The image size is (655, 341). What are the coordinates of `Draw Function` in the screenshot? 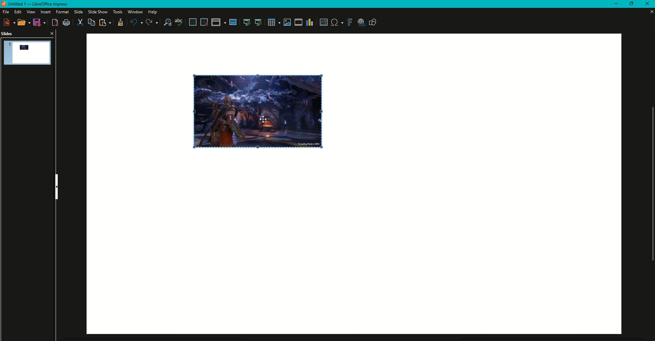 It's located at (373, 23).